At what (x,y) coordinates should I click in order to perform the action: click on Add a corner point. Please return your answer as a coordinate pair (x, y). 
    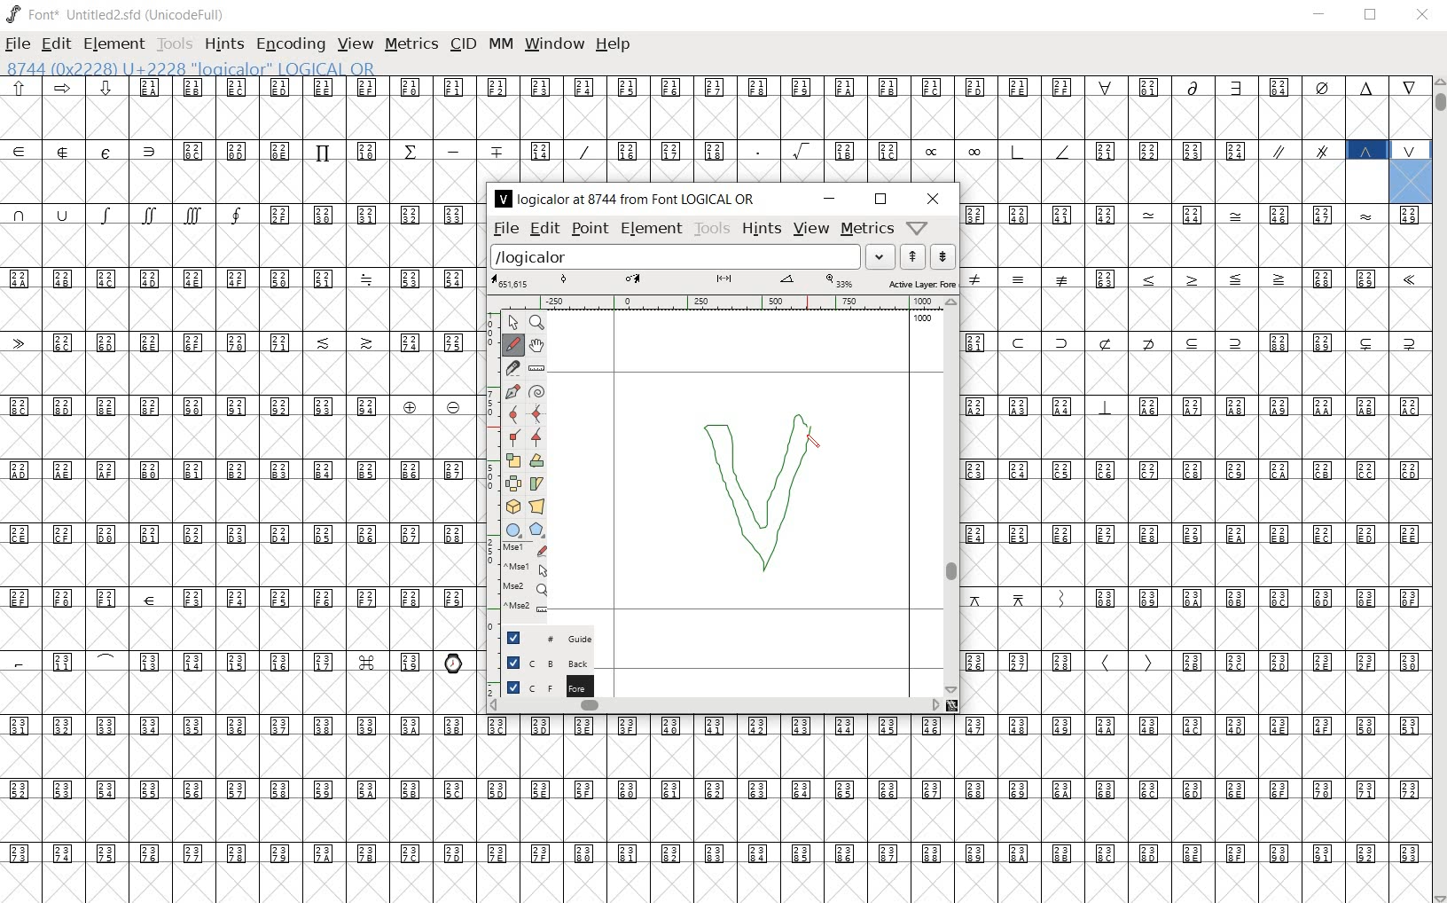
    Looking at the image, I should click on (514, 439).